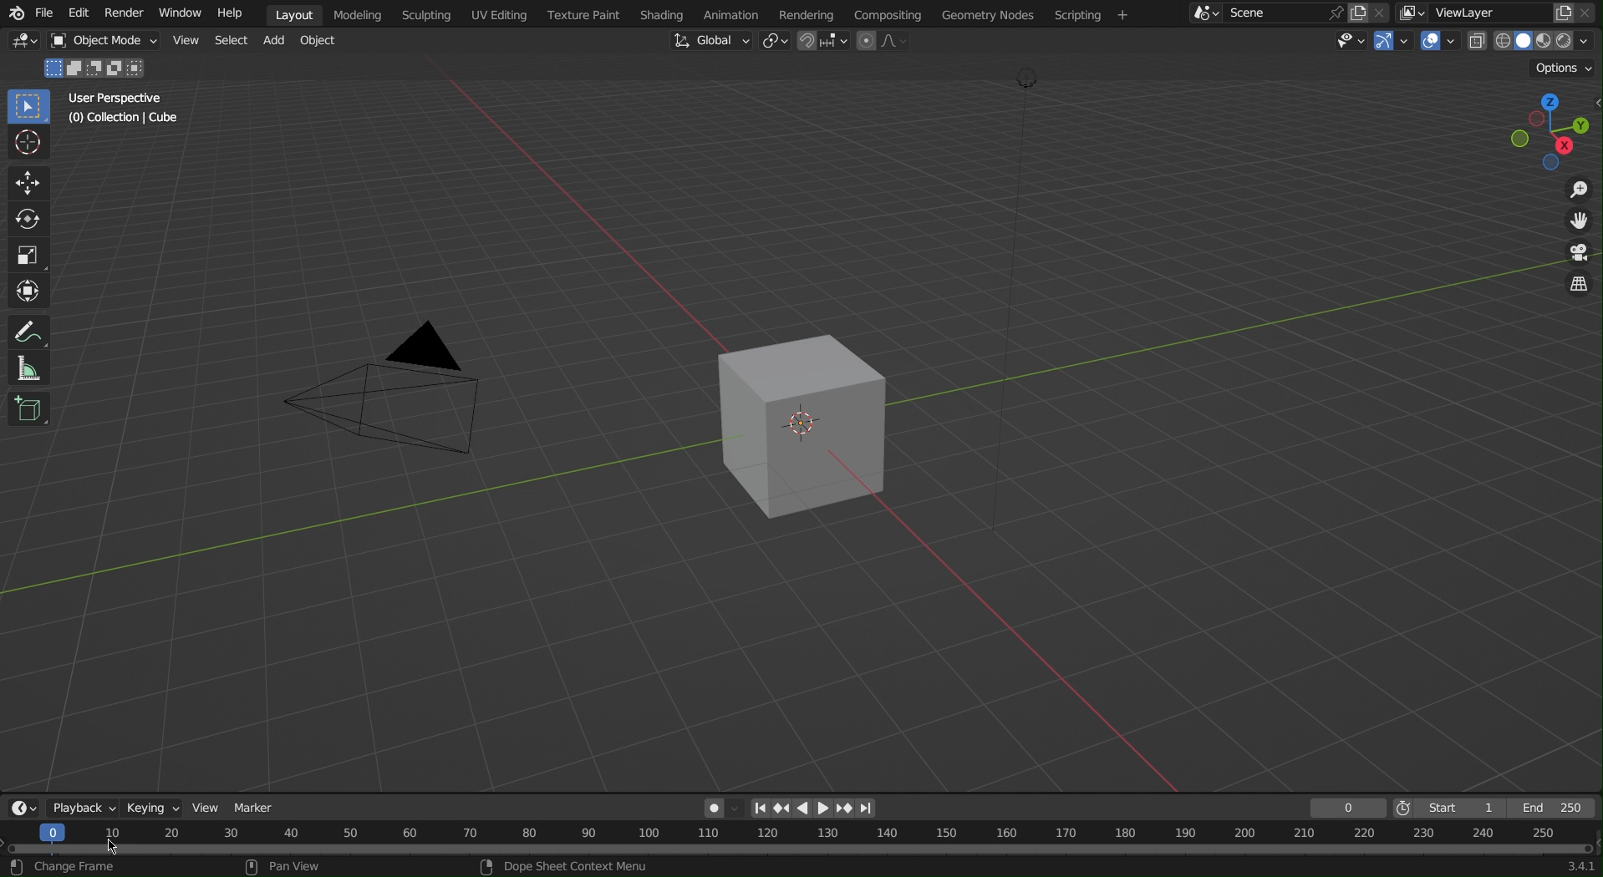  Describe the element at coordinates (714, 44) in the screenshot. I see `Global` at that location.